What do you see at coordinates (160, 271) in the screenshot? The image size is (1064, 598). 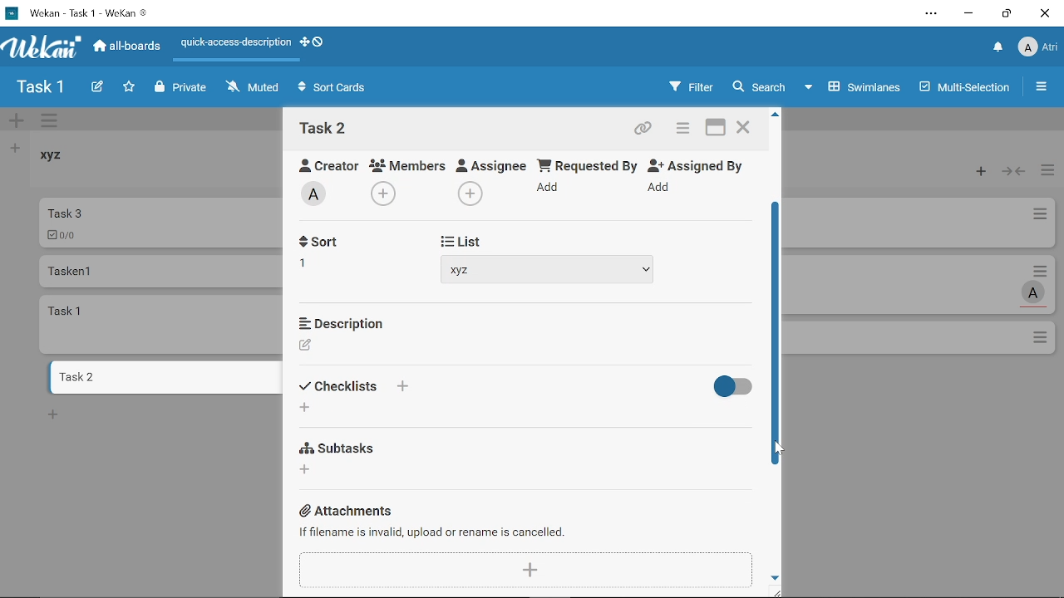 I see `Card named "Tasken 1"` at bounding box center [160, 271].